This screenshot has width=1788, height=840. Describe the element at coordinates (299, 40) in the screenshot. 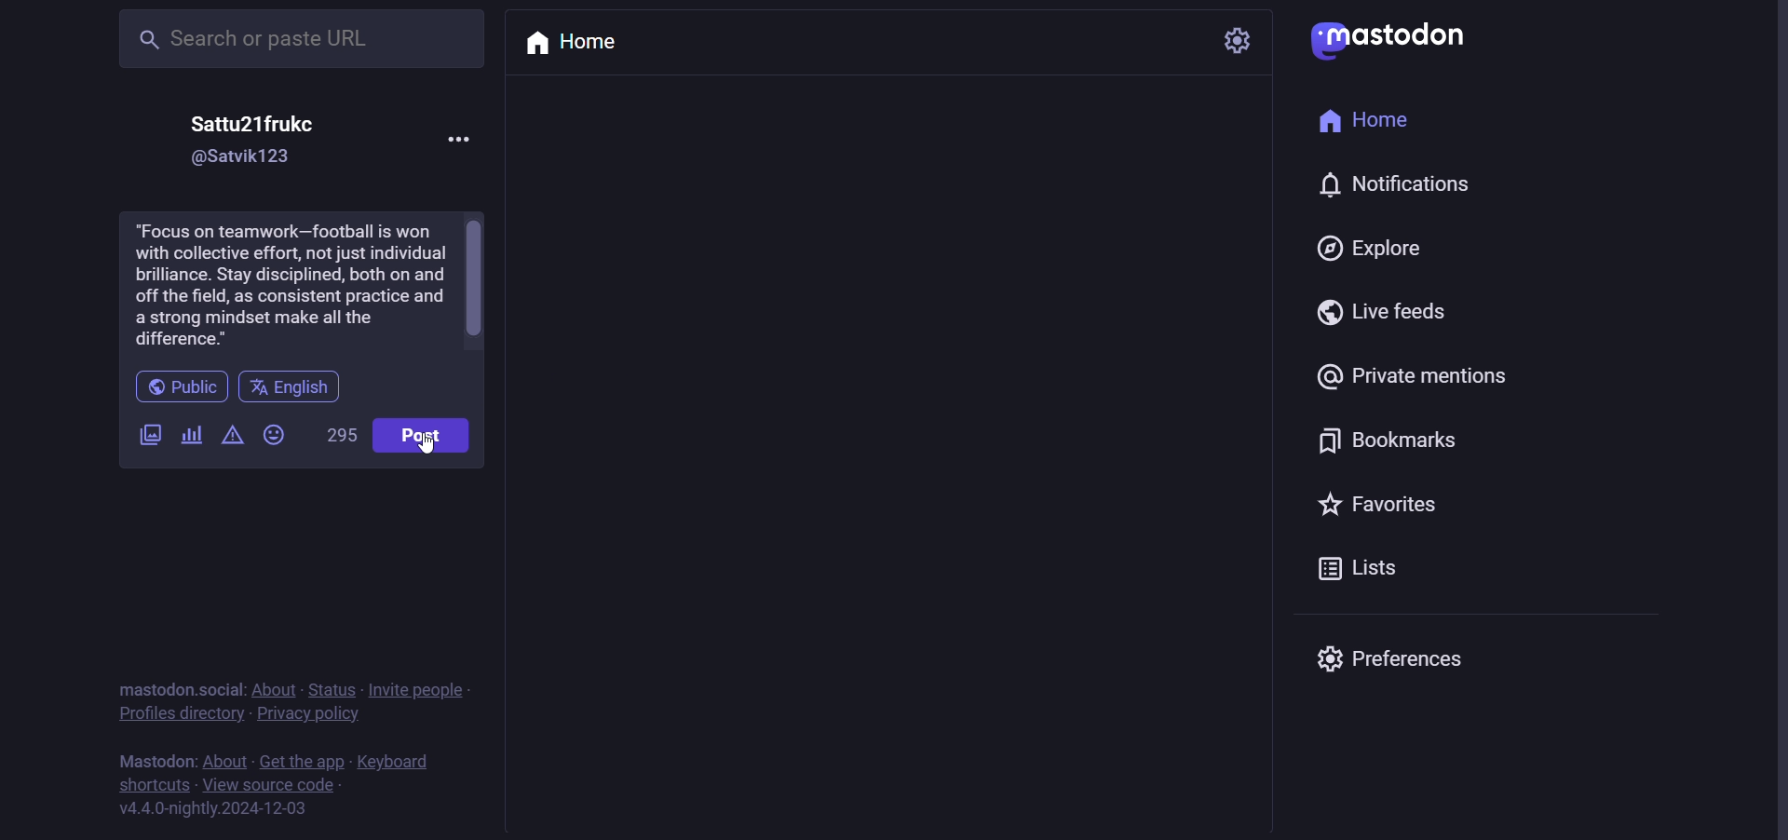

I see `search` at that location.